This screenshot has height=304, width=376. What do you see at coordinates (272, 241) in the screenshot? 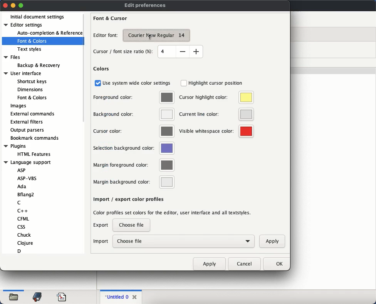
I see `apply` at bounding box center [272, 241].